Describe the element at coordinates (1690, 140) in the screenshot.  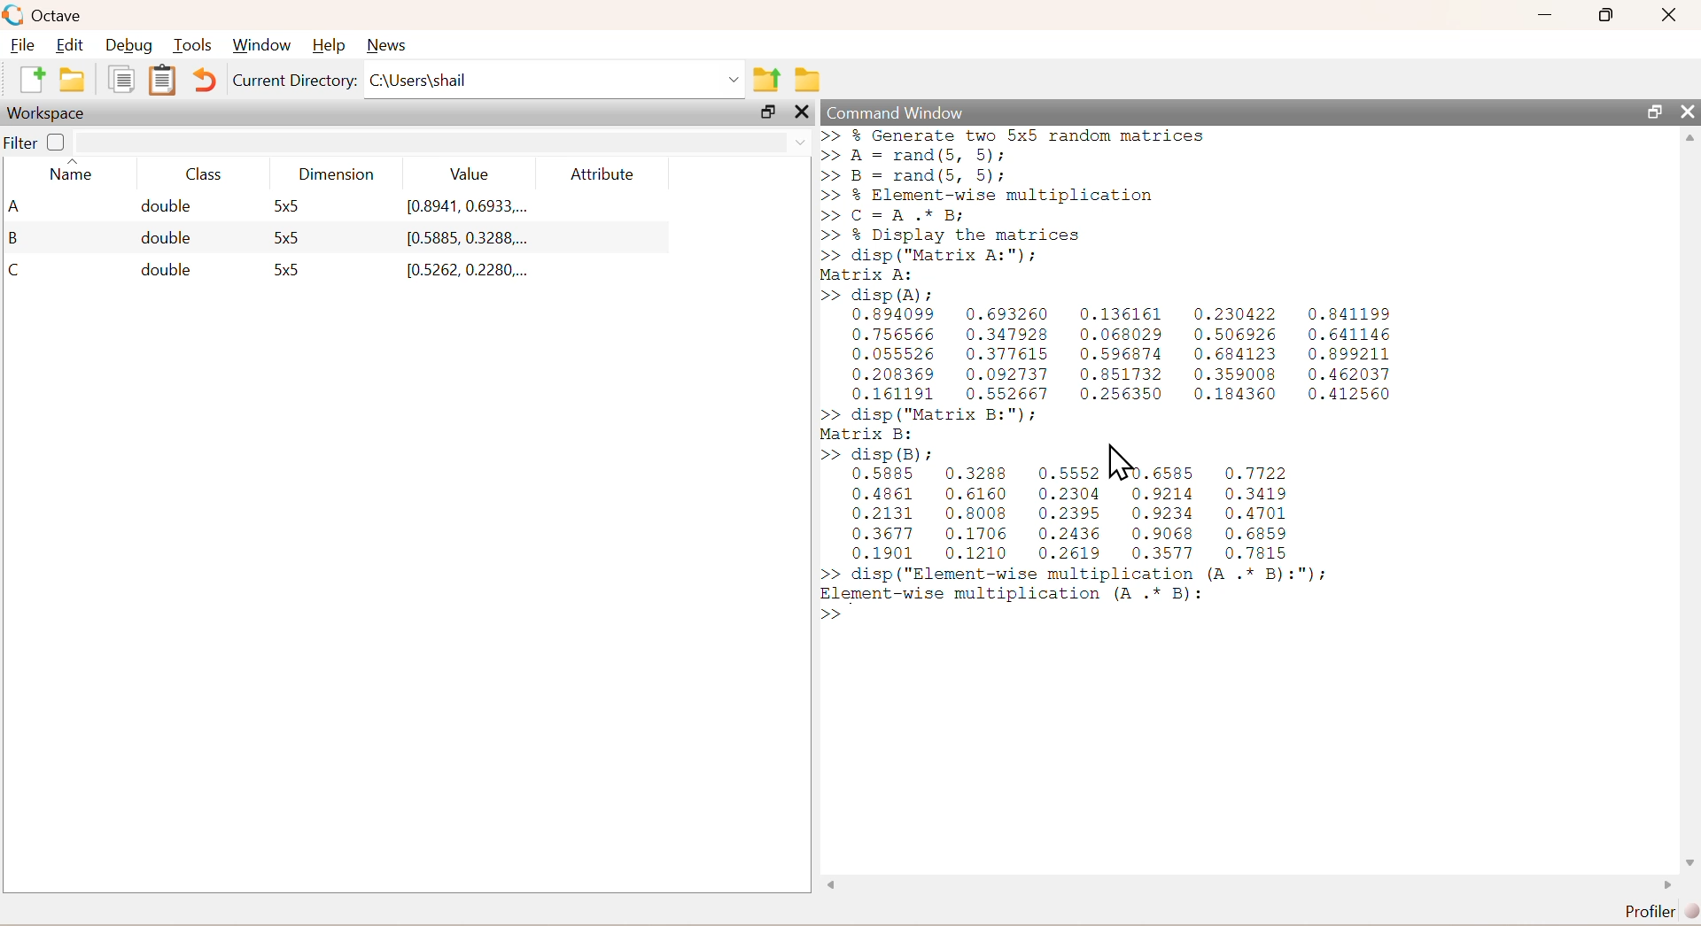
I see `Up` at that location.